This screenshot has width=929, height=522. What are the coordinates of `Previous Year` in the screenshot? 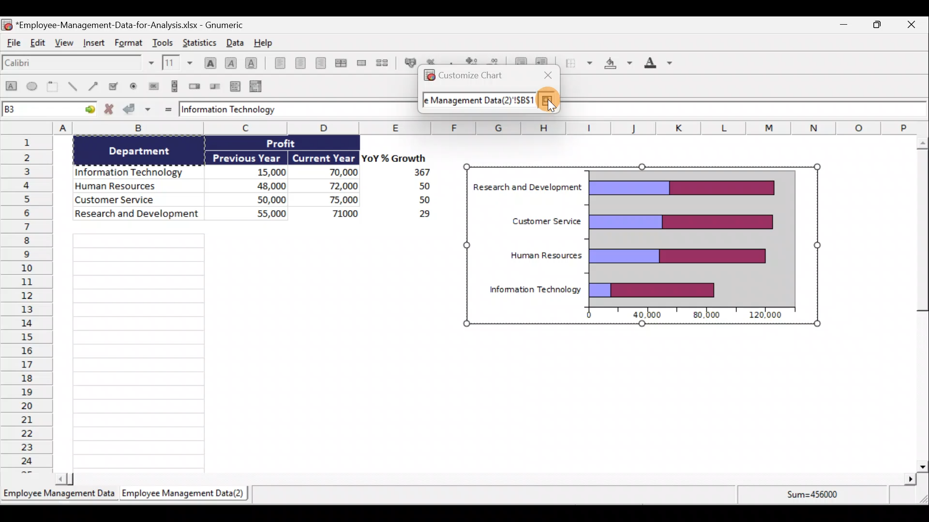 It's located at (248, 156).